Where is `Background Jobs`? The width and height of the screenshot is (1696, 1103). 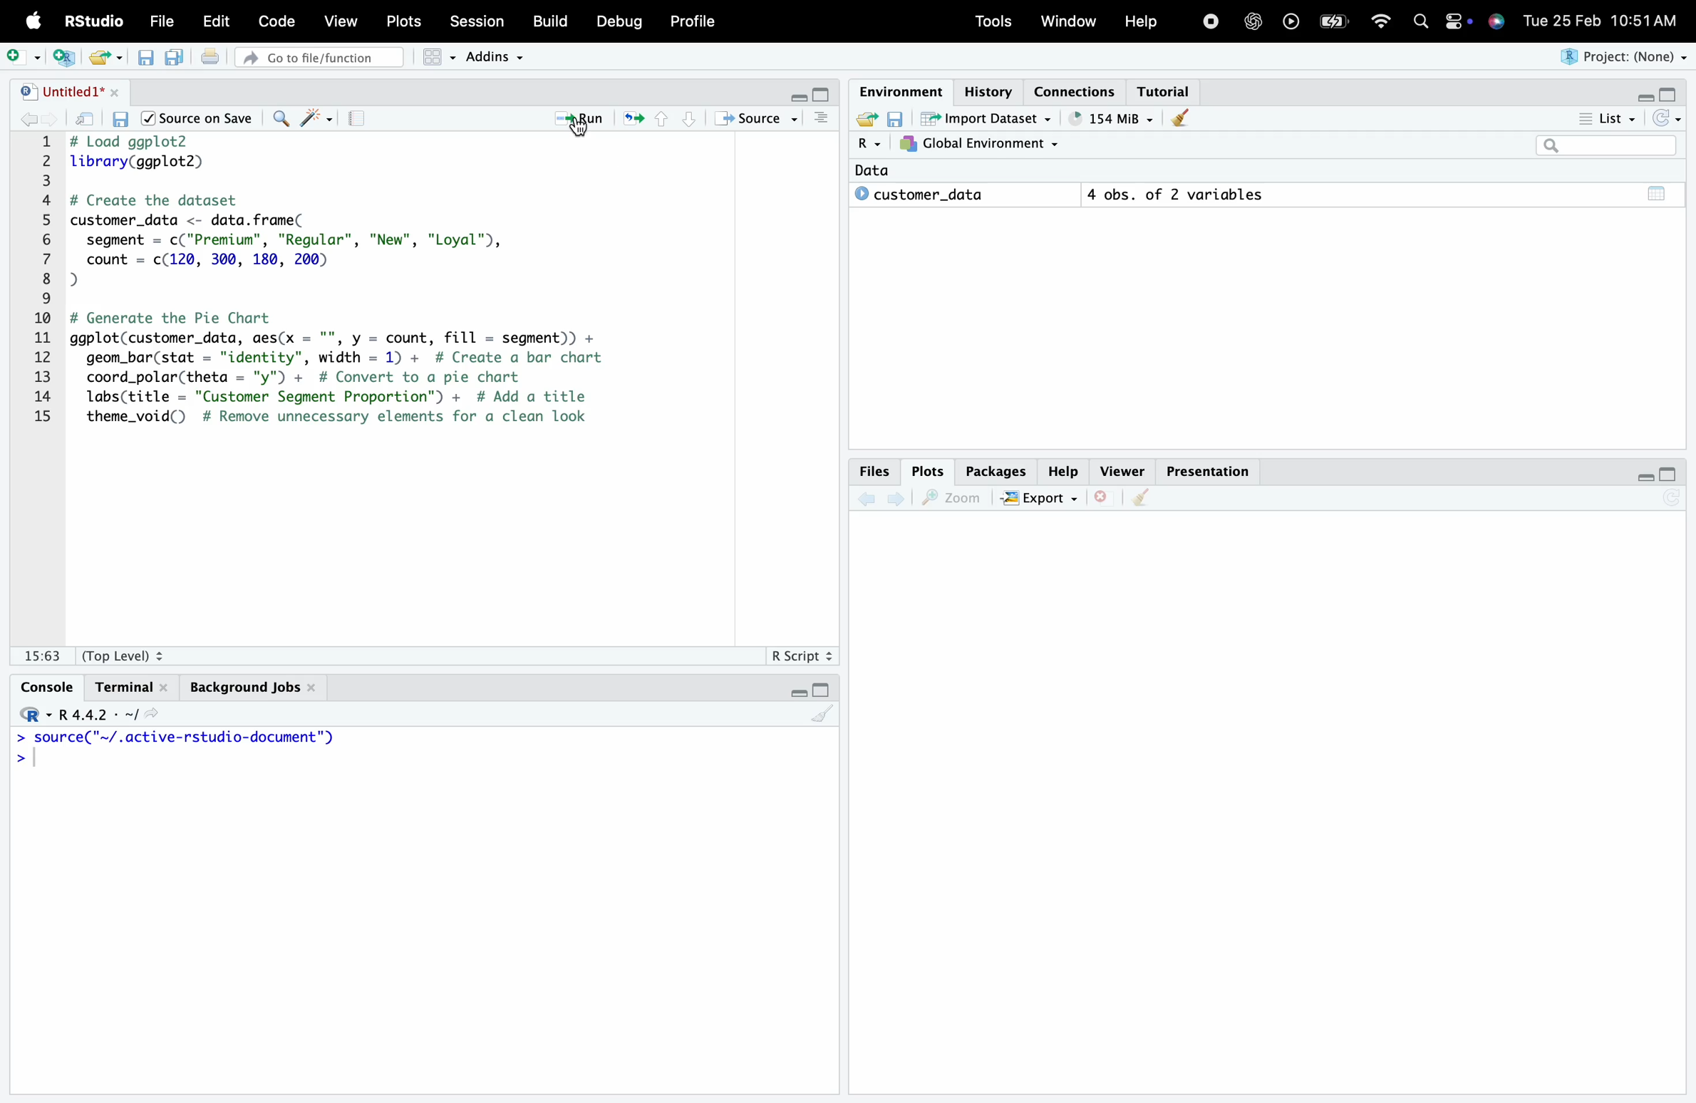 Background Jobs is located at coordinates (252, 689).